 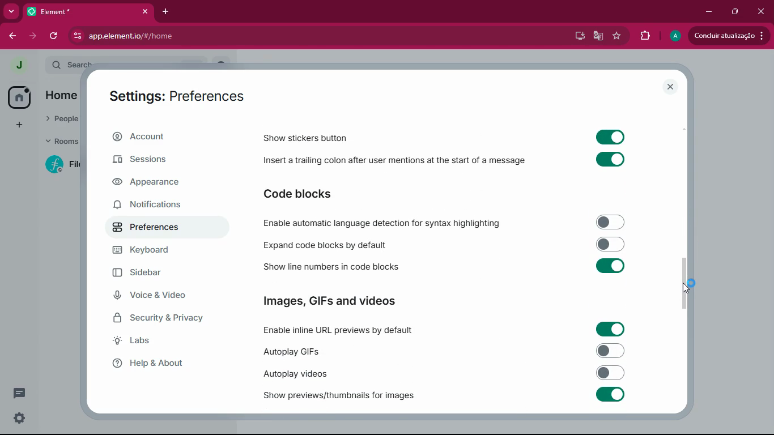 What do you see at coordinates (332, 267) in the screenshot?
I see `Show line numbers in code blocks` at bounding box center [332, 267].